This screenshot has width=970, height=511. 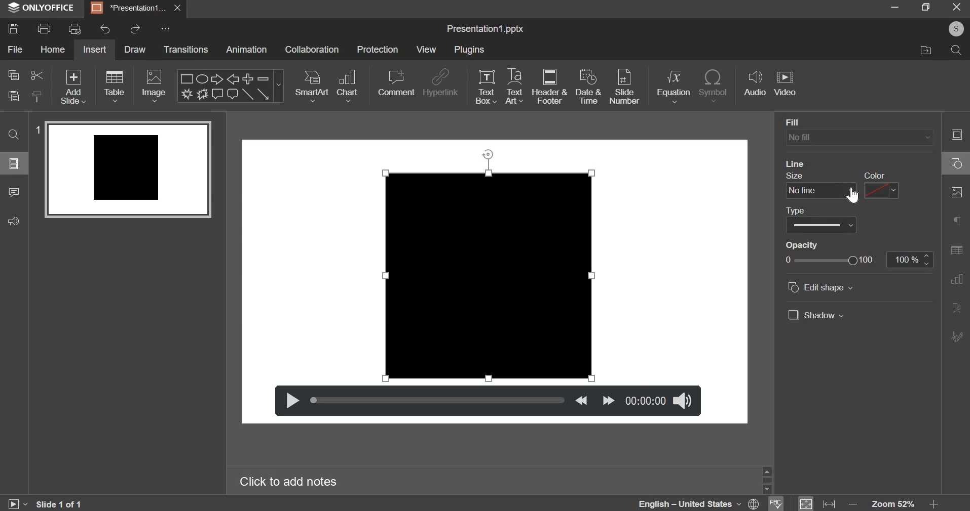 I want to click on Back arrow, so click(x=234, y=79).